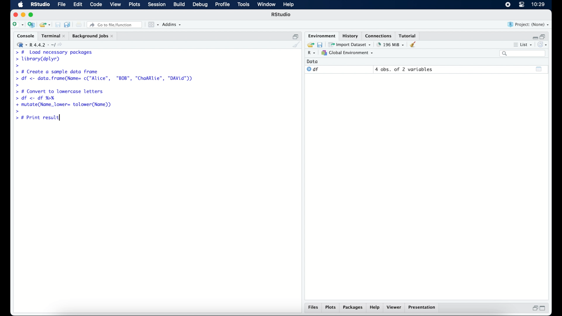  What do you see at coordinates (529, 25) in the screenshot?
I see `project (none)` at bounding box center [529, 25].